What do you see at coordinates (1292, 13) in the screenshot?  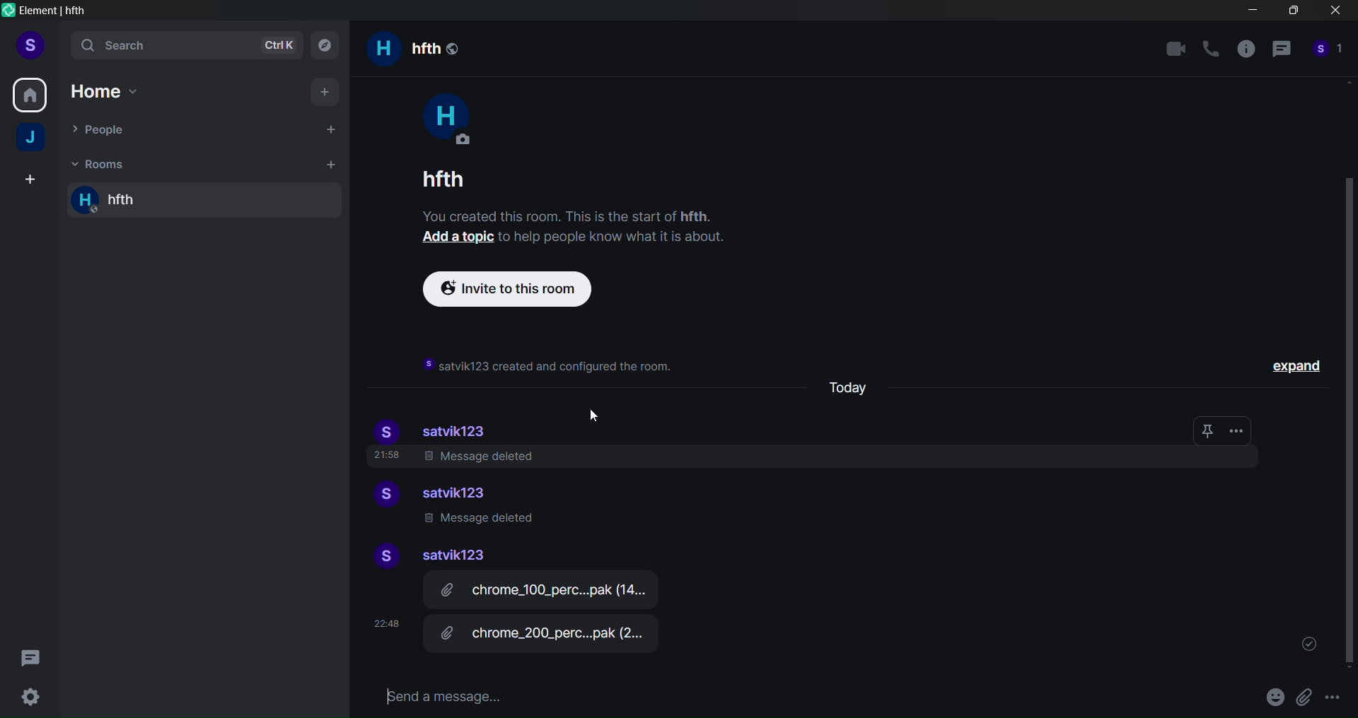 I see `maximize` at bounding box center [1292, 13].